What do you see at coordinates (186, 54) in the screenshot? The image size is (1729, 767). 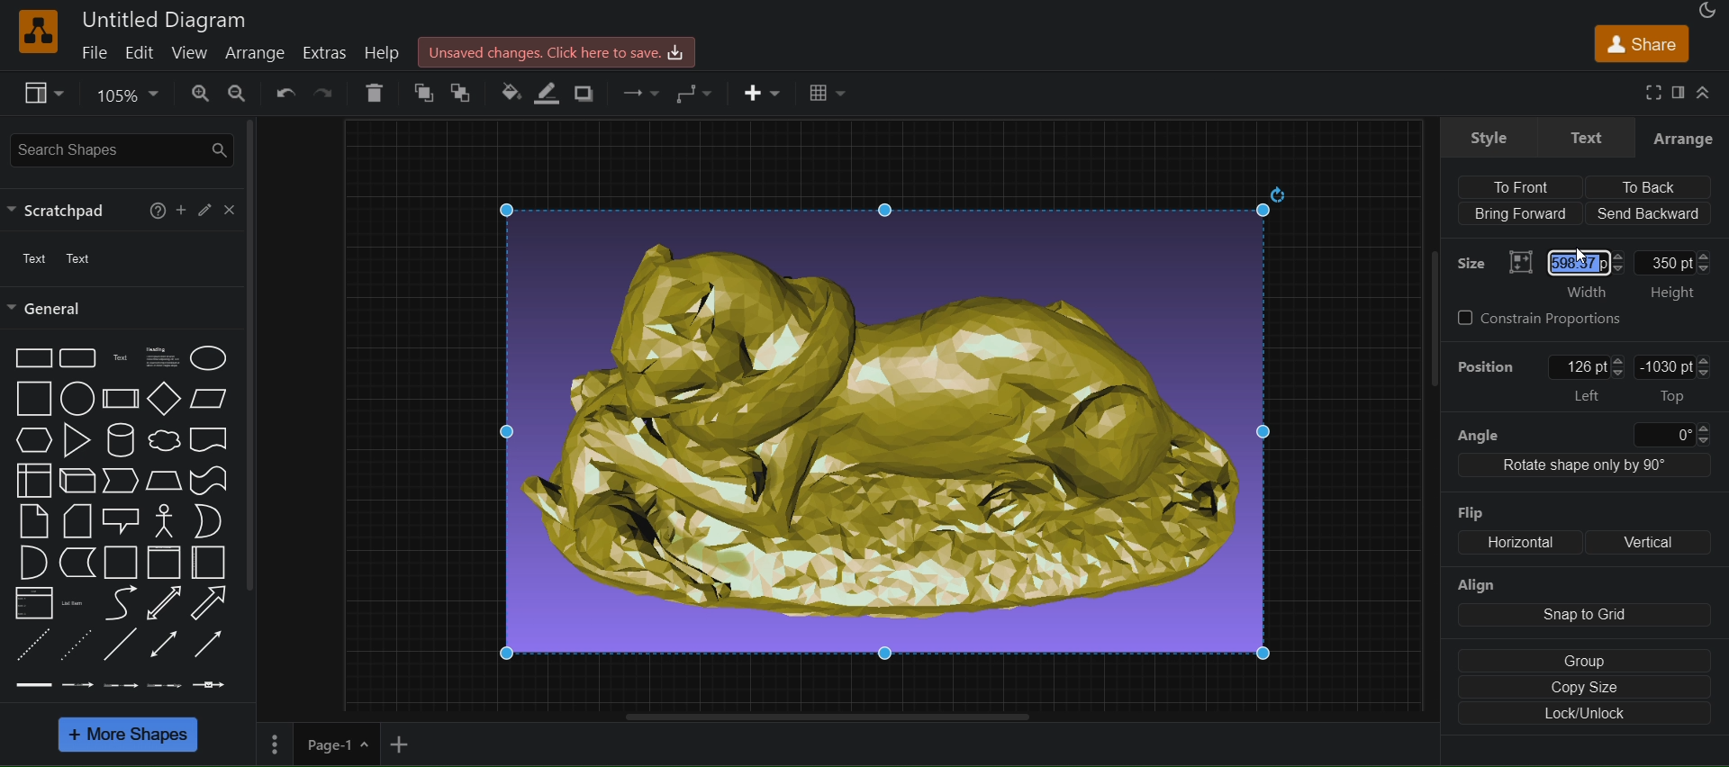 I see `view` at bounding box center [186, 54].